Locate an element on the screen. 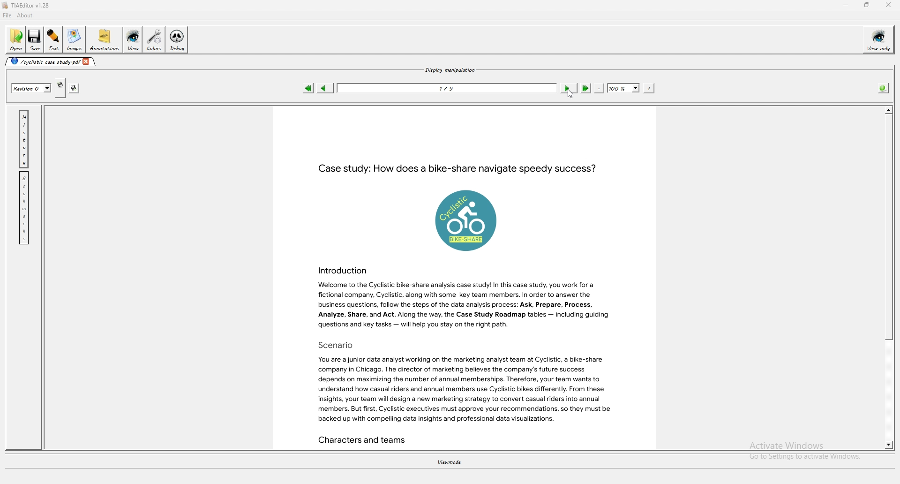  cursor is located at coordinates (570, 95).